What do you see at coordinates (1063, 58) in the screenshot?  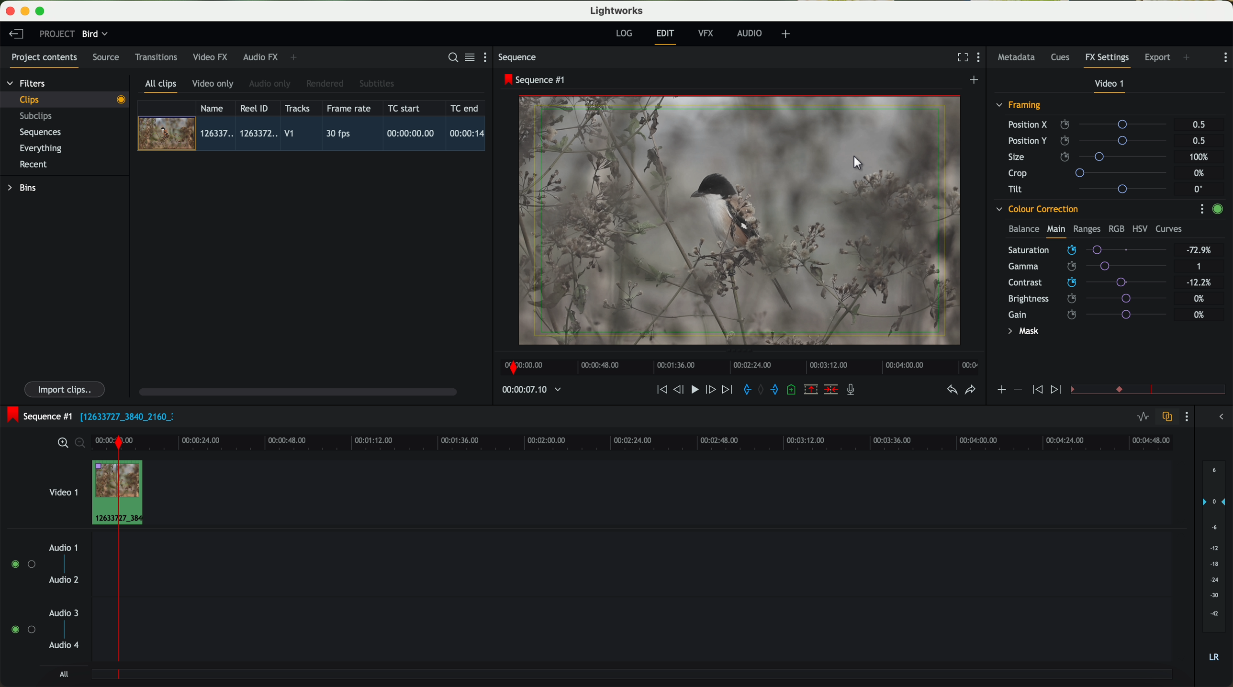 I see `cues` at bounding box center [1063, 58].